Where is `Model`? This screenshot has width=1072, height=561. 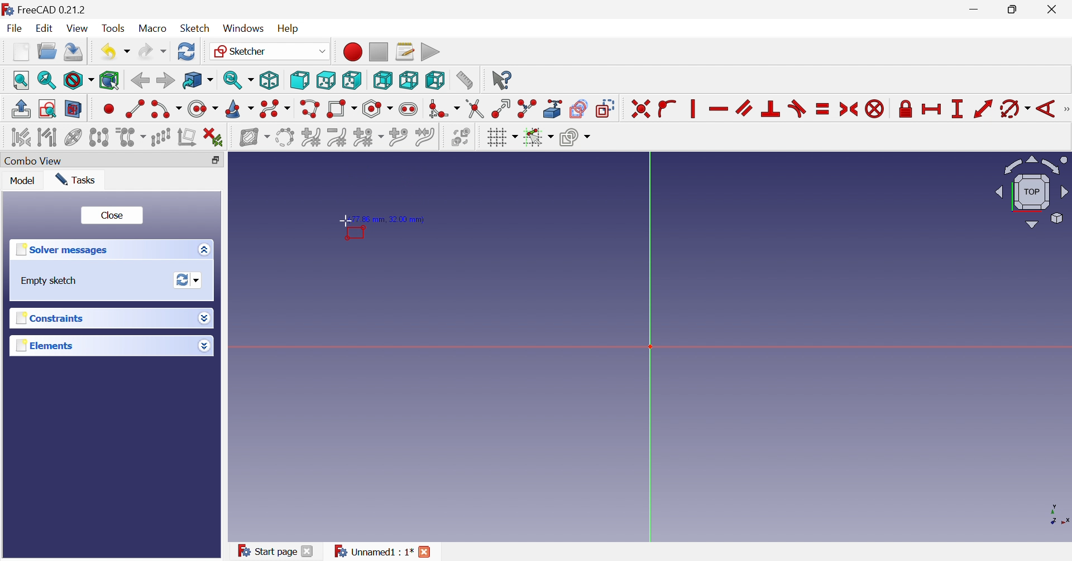
Model is located at coordinates (23, 182).